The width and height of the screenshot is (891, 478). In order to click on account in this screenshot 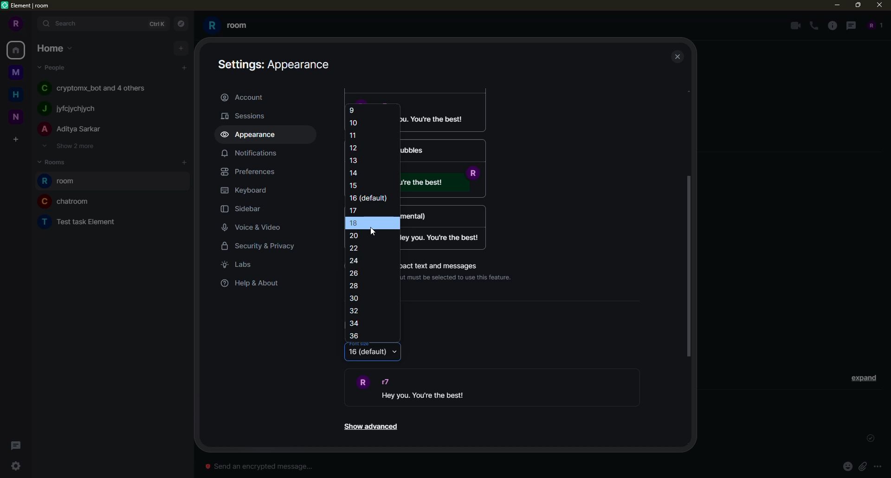, I will do `click(245, 97)`.